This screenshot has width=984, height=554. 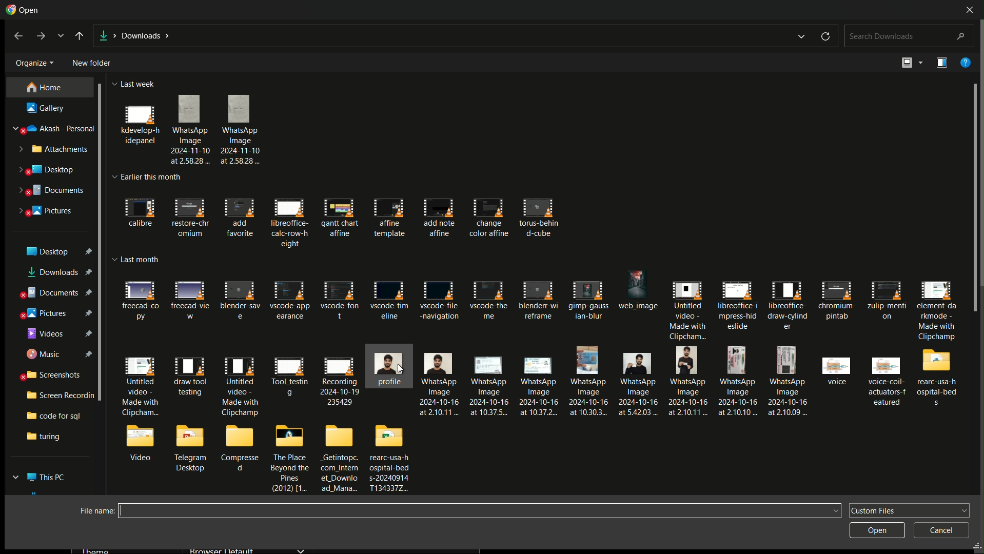 I want to click on location, so click(x=135, y=36).